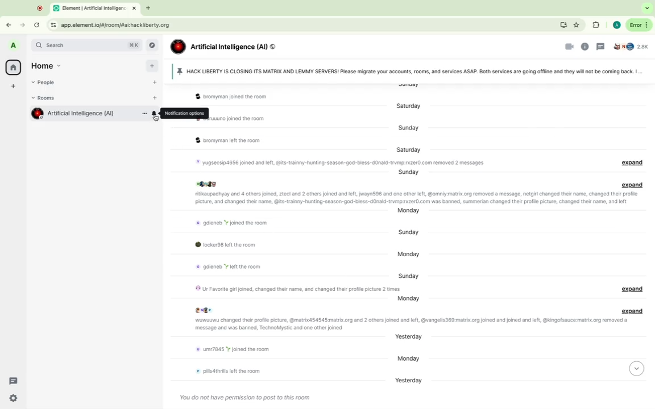 The height and width of the screenshot is (409, 655). What do you see at coordinates (205, 310) in the screenshot?
I see `profile pictures` at bounding box center [205, 310].